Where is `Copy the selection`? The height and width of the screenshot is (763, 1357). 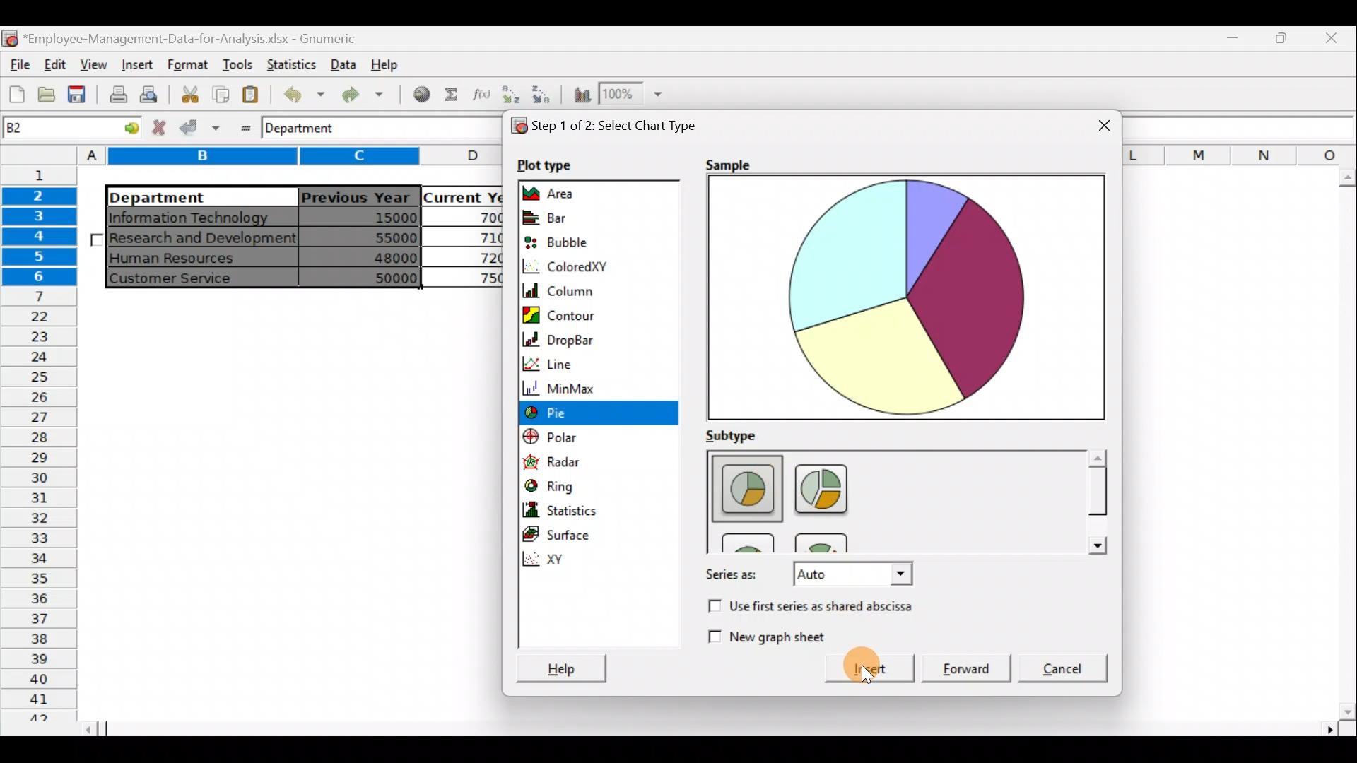
Copy the selection is located at coordinates (220, 95).